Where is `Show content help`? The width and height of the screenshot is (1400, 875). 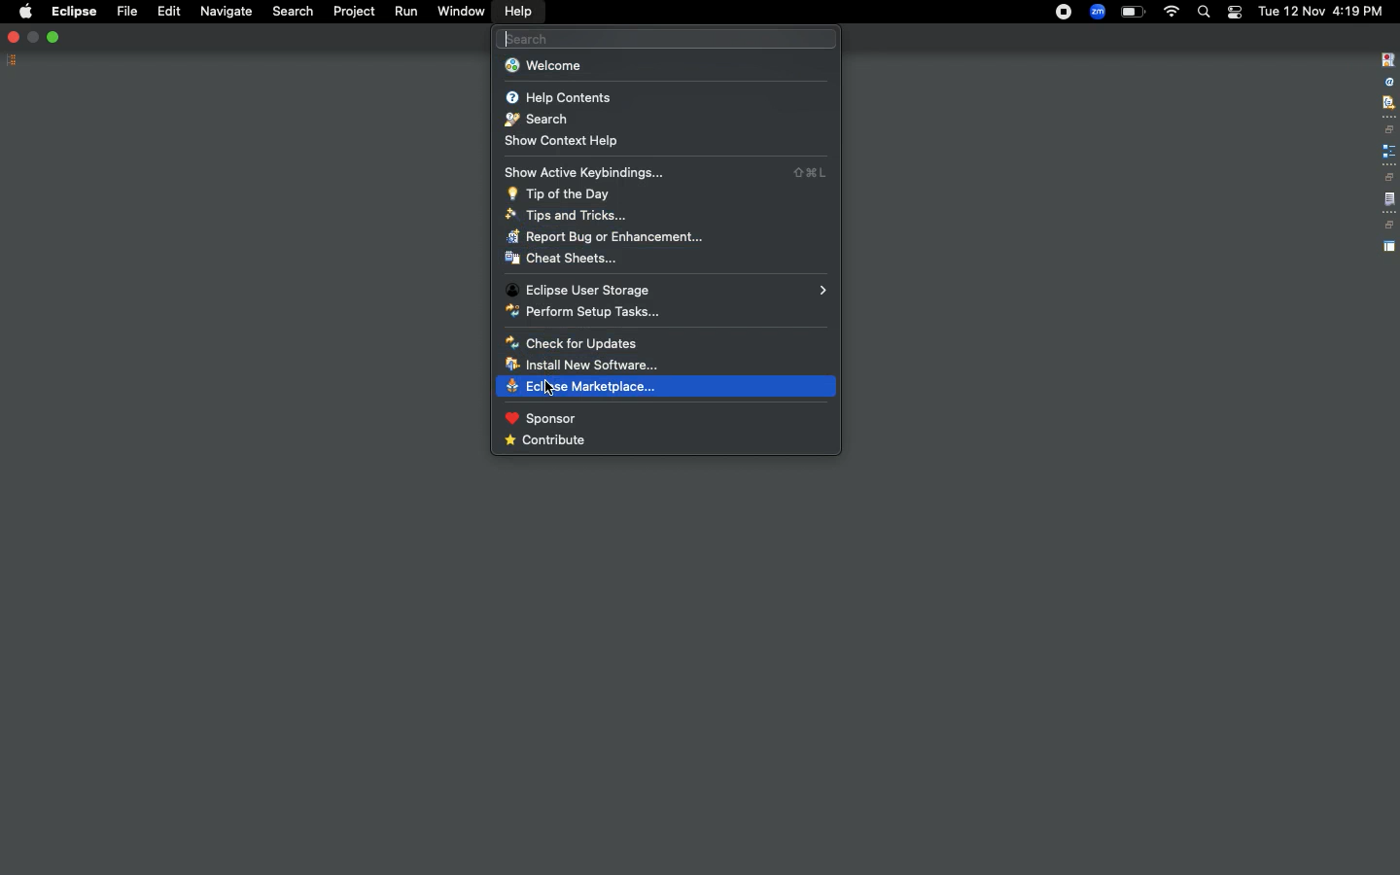
Show content help is located at coordinates (571, 142).